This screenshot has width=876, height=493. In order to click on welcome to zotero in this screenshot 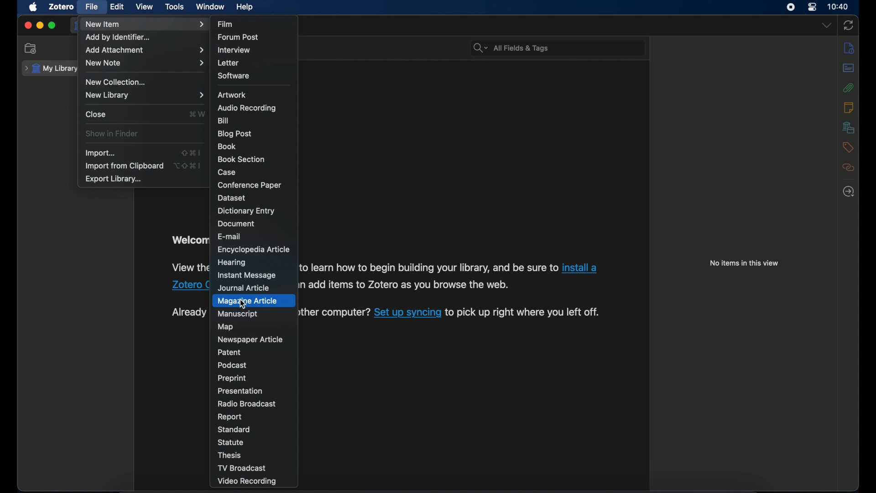, I will do `click(188, 241)`.